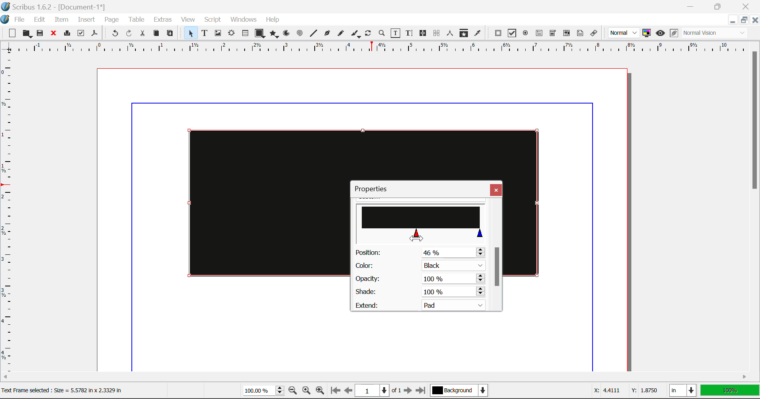 This screenshot has width=760, height=399. Describe the element at coordinates (424, 33) in the screenshot. I see `Link Frames` at that location.